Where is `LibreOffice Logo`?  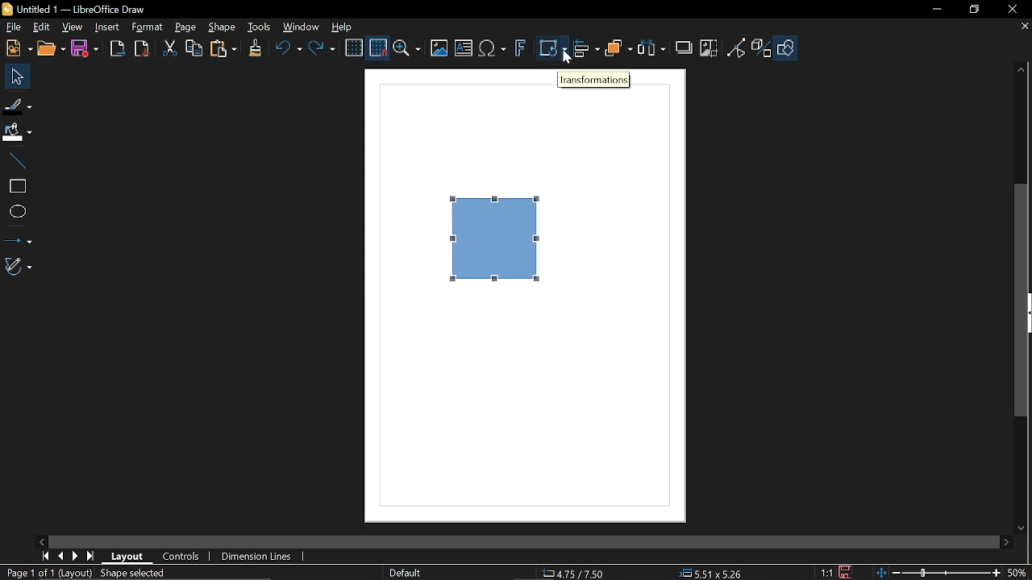
LibreOffice Logo is located at coordinates (7, 10).